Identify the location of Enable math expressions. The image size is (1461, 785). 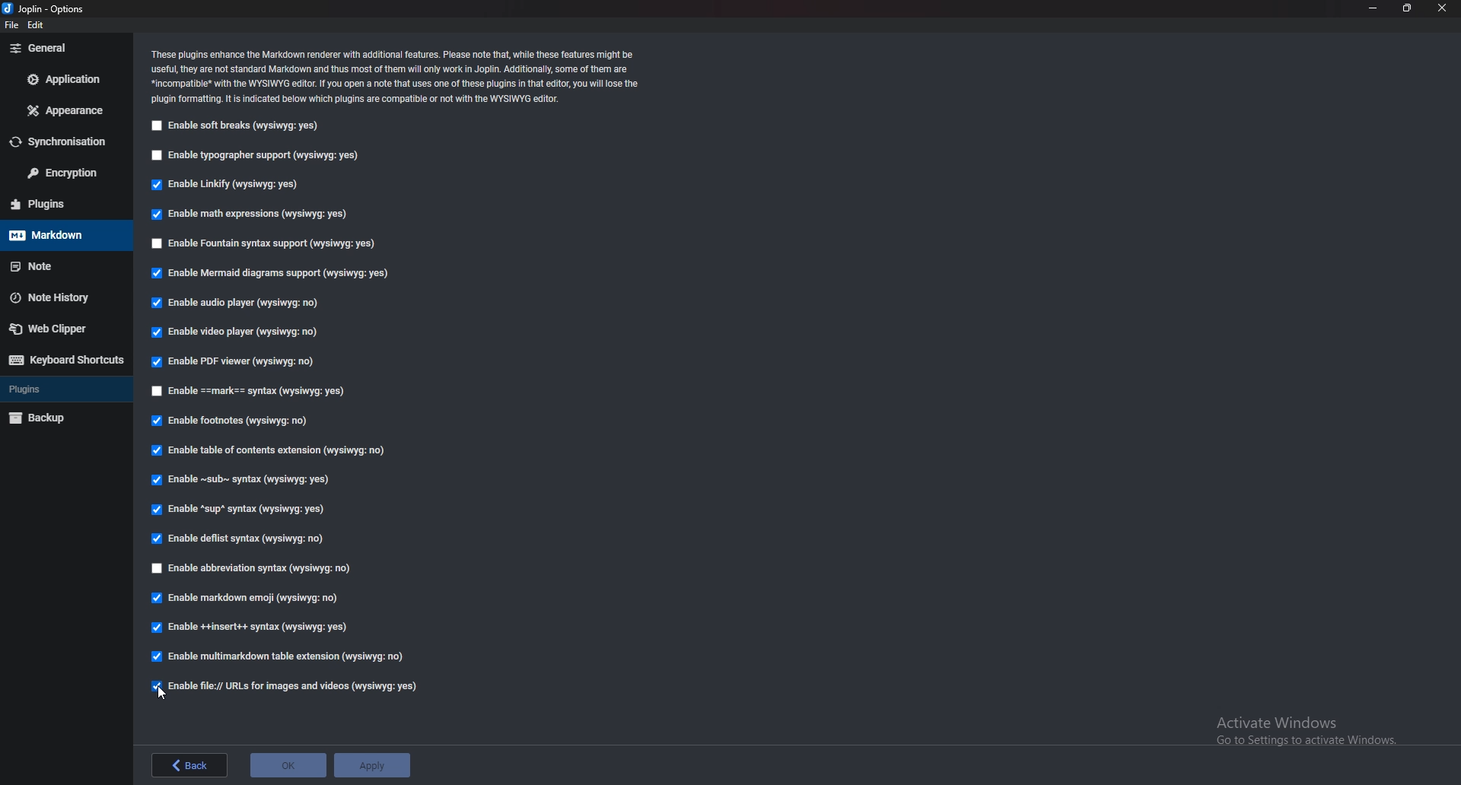
(259, 215).